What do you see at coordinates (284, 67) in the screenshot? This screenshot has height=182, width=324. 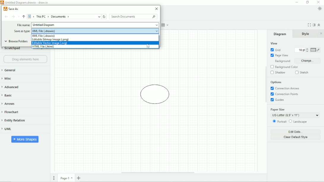 I see `Background Color` at bounding box center [284, 67].